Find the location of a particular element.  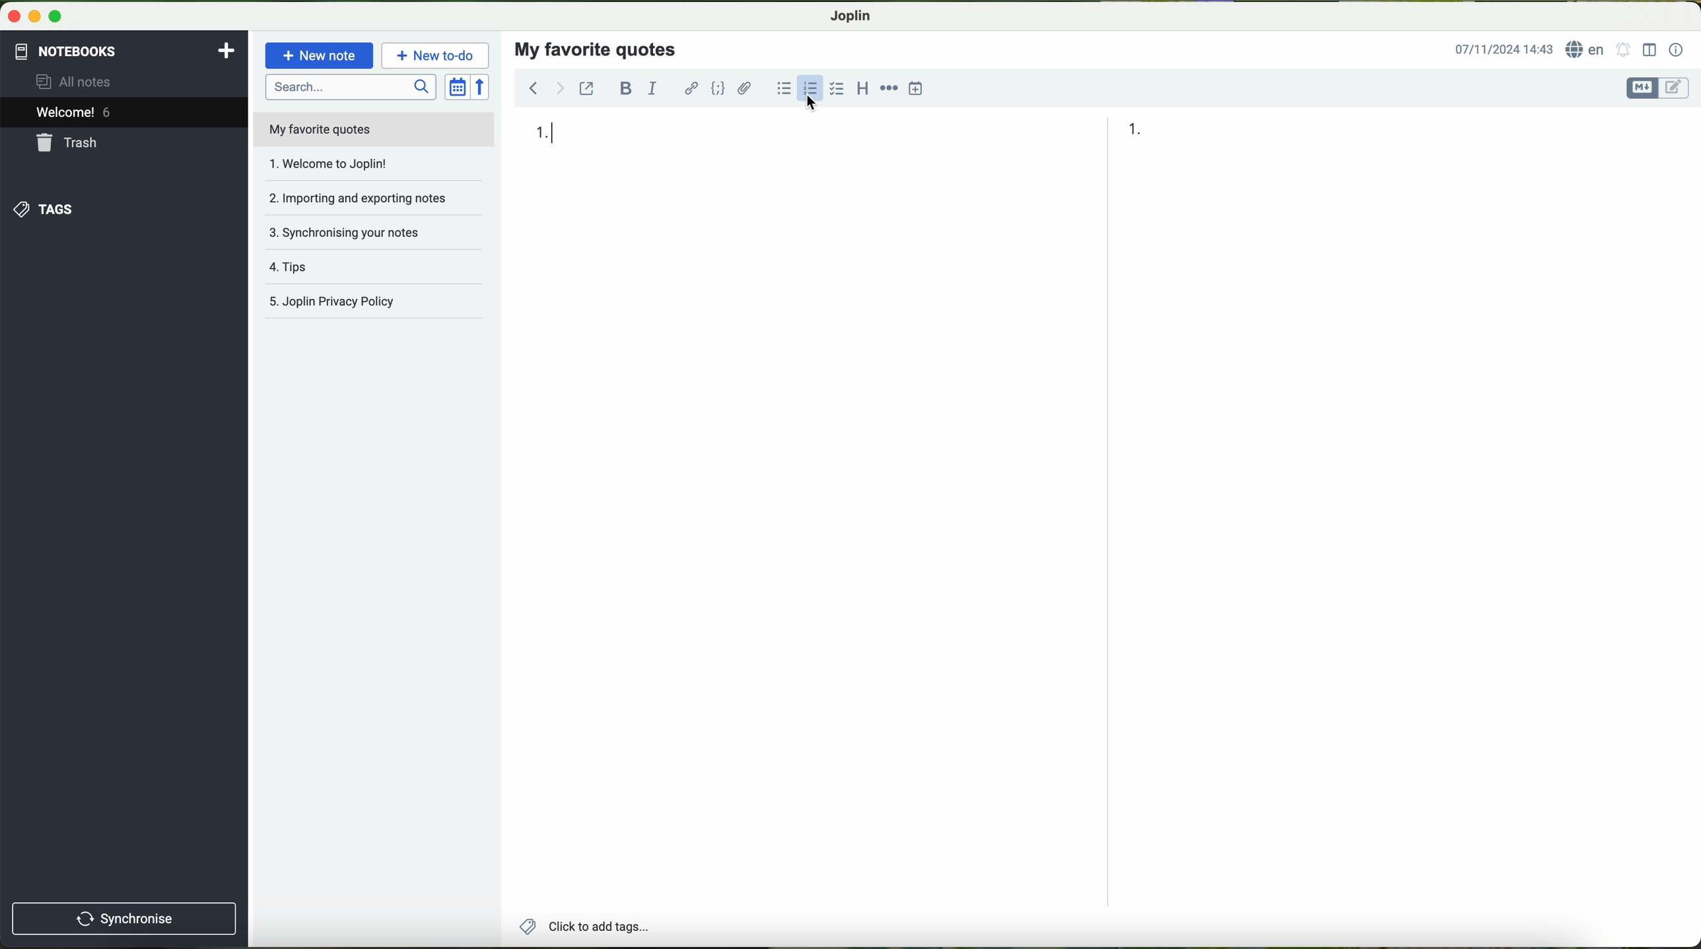

new to-do is located at coordinates (437, 56).